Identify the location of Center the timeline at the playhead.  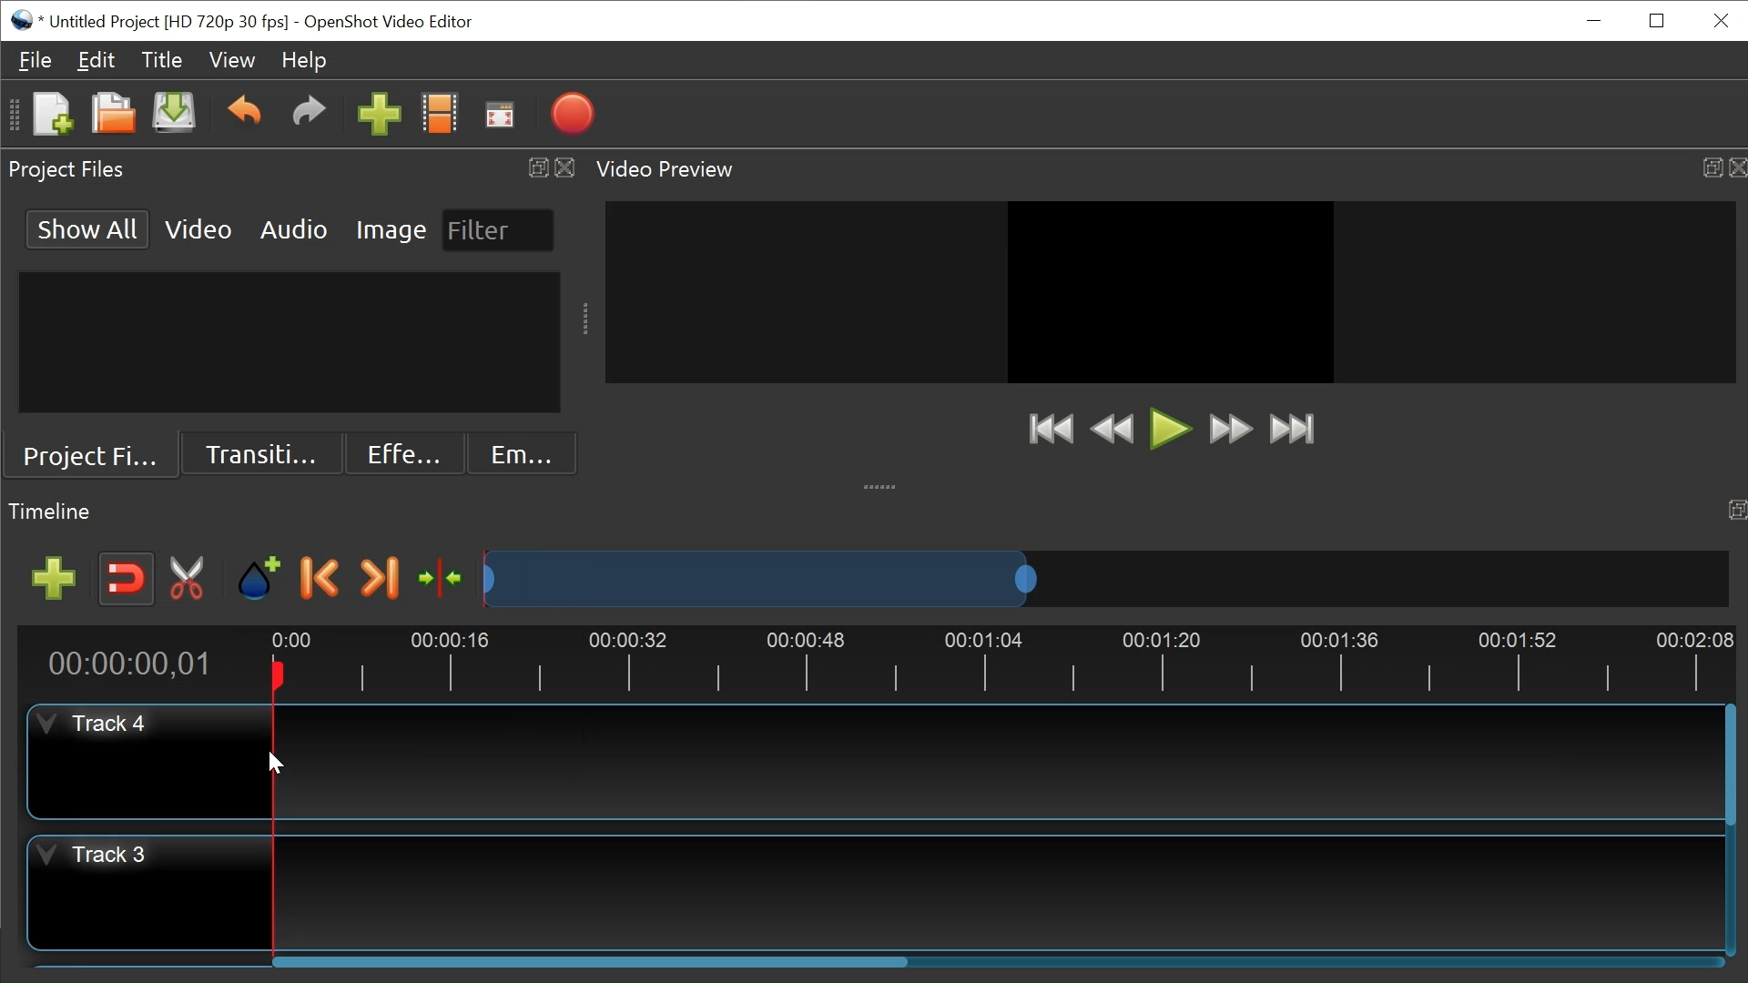
(444, 580).